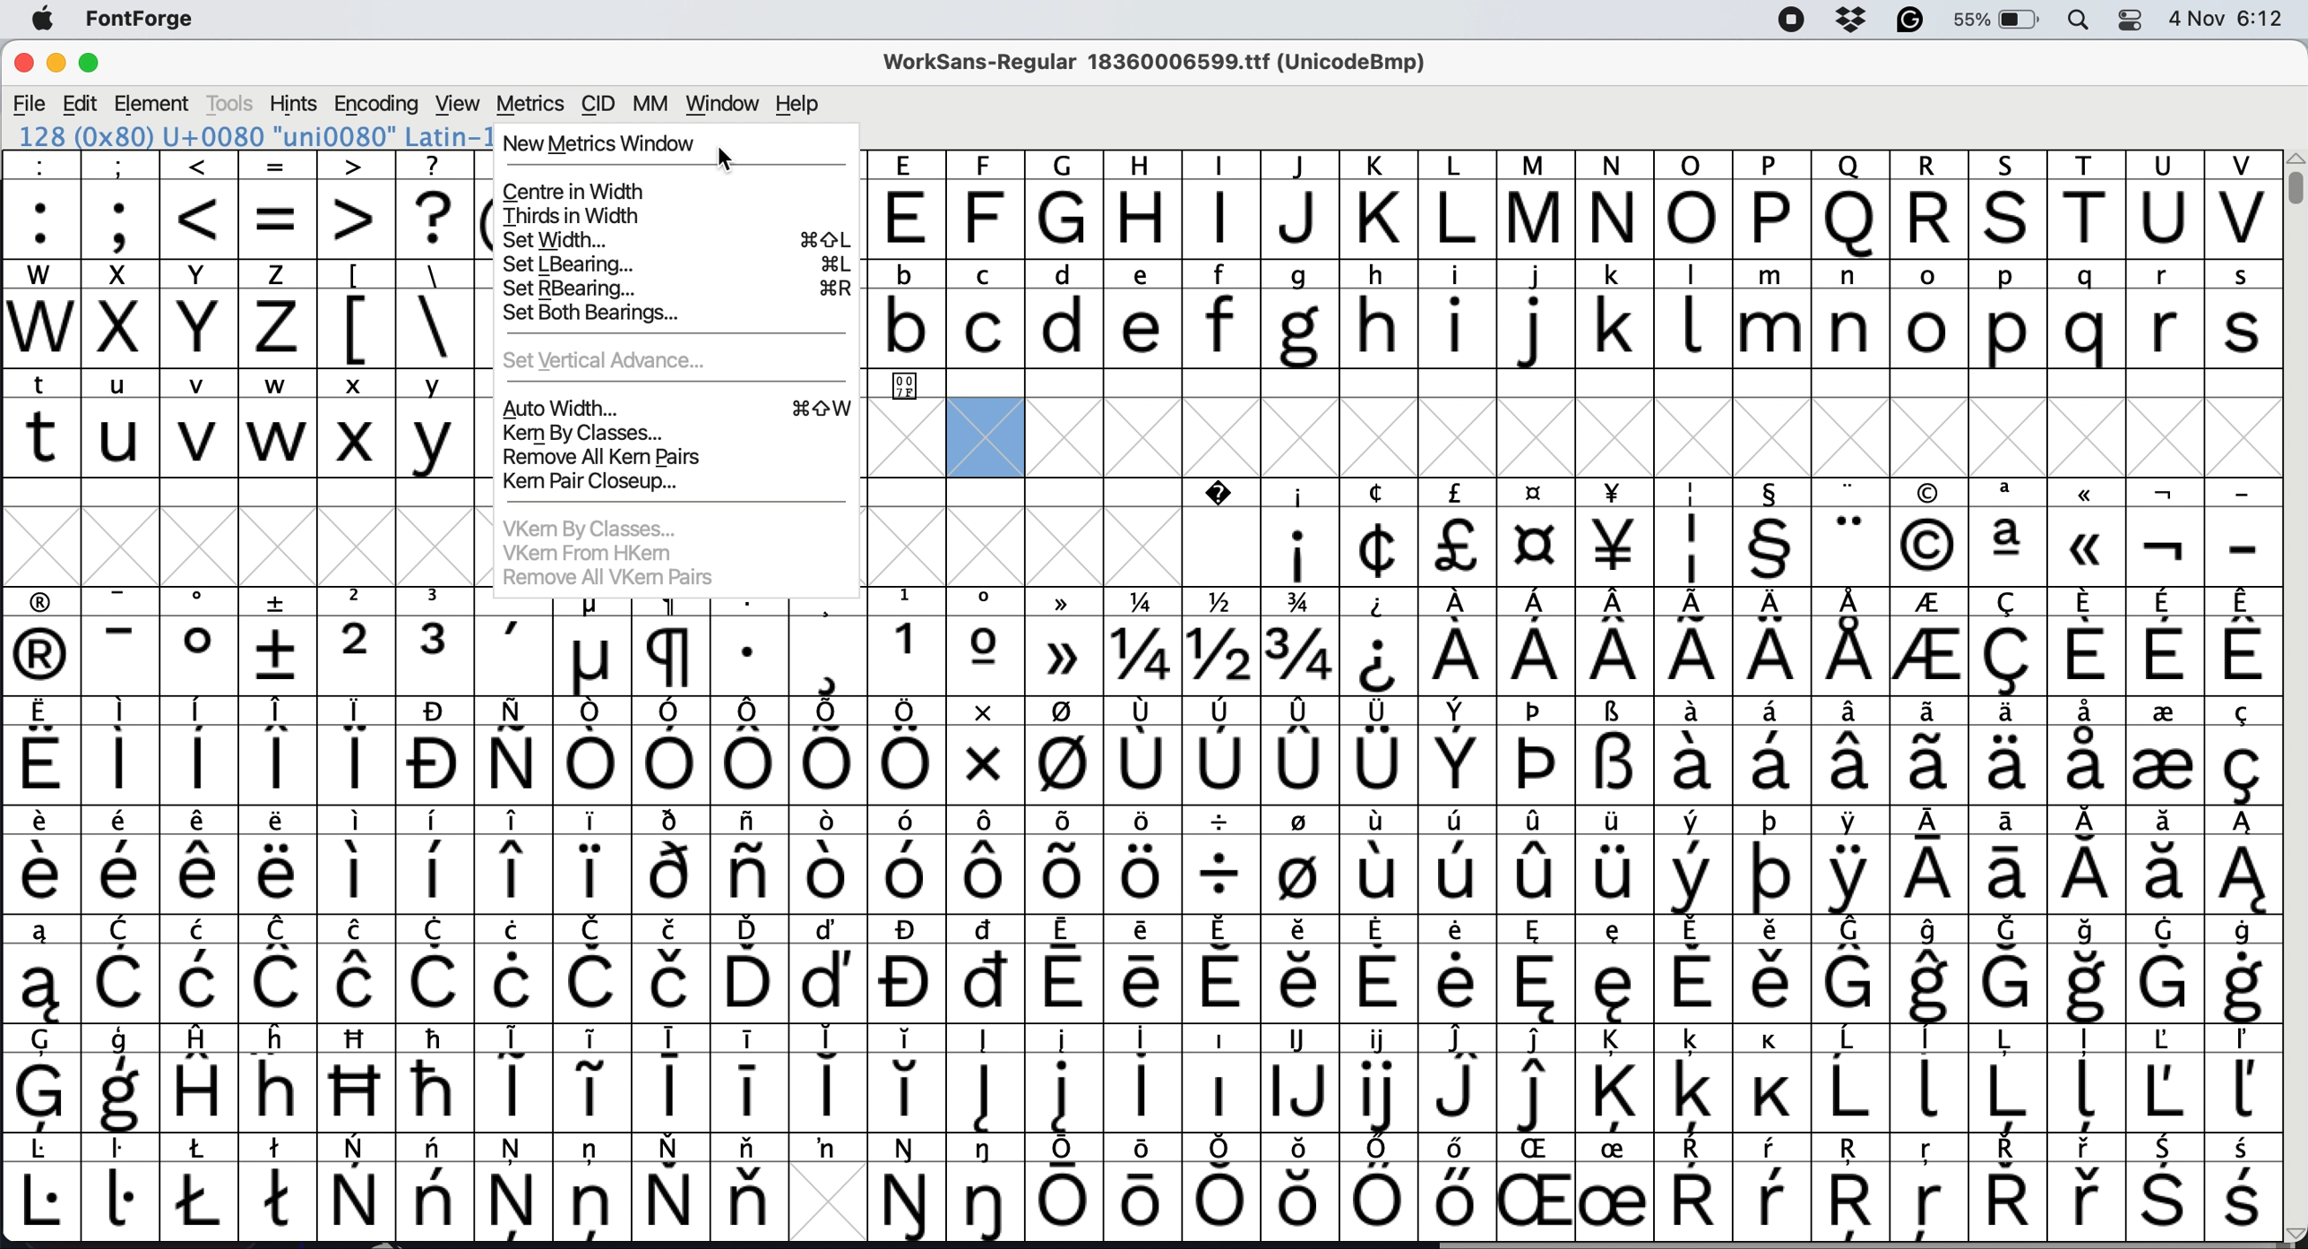 The image size is (2308, 1249). I want to click on Window, so click(724, 103).